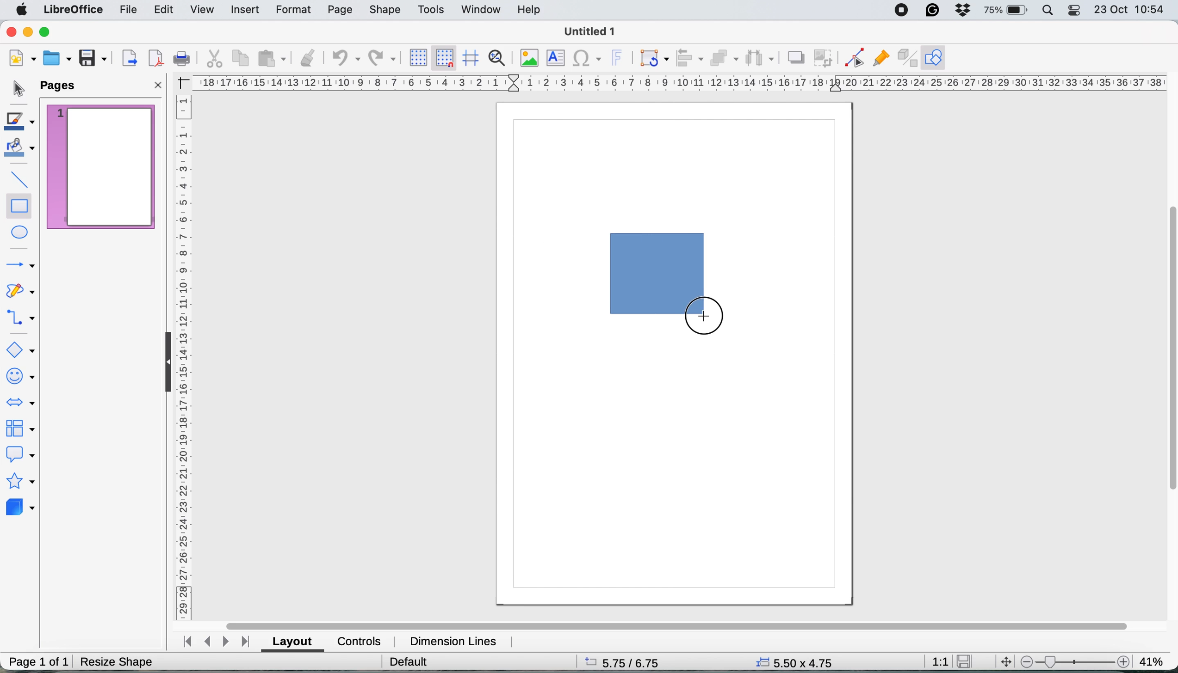 This screenshot has width=1178, height=673. What do you see at coordinates (340, 10) in the screenshot?
I see `page` at bounding box center [340, 10].